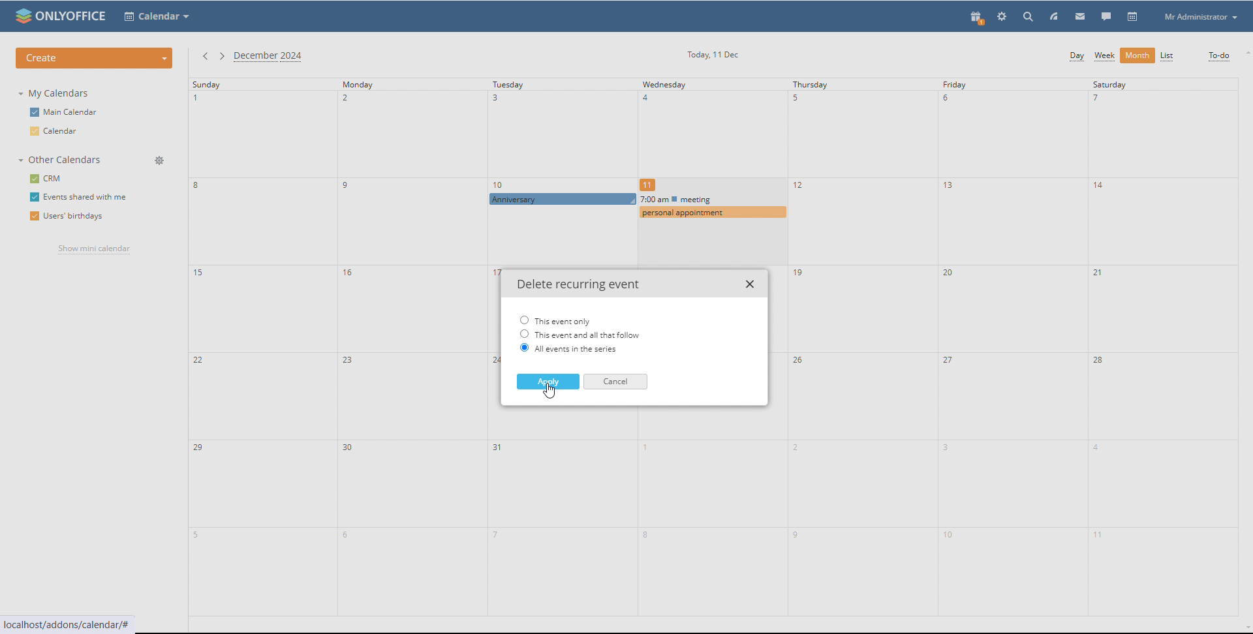 This screenshot has height=634, width=1253. I want to click on current month, so click(271, 57).